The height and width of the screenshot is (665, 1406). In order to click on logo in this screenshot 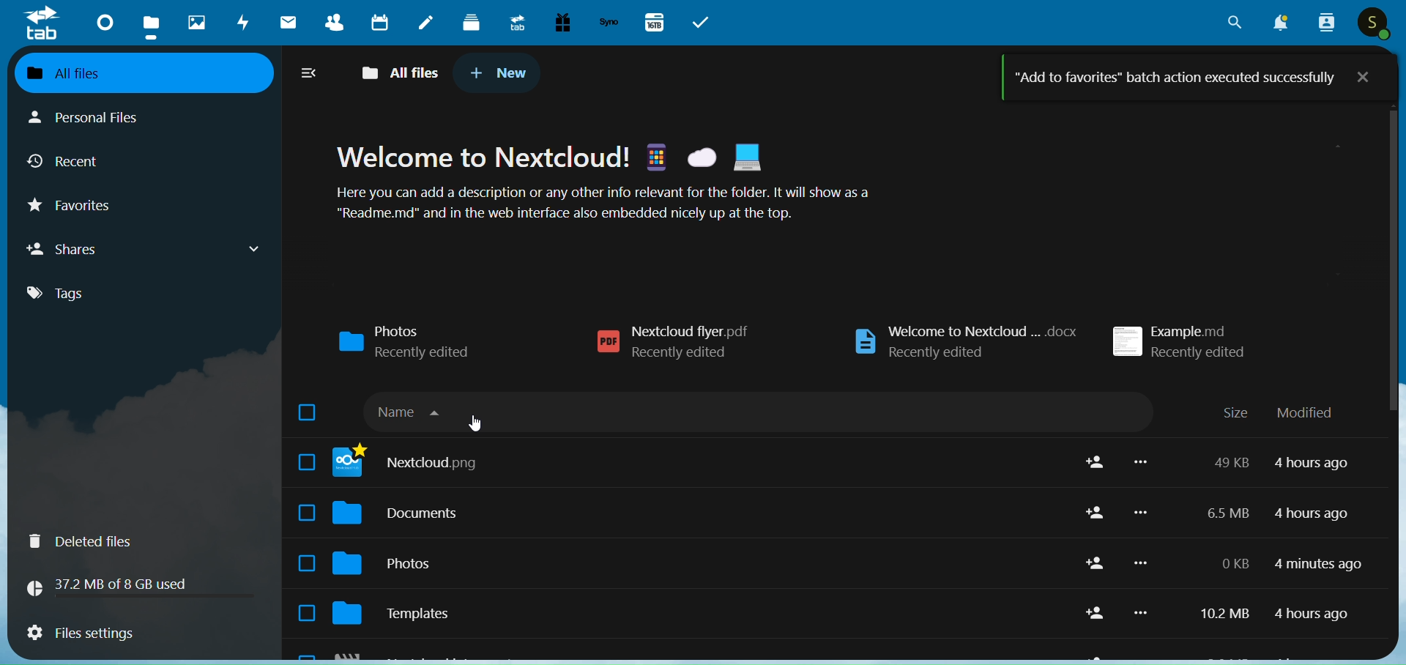, I will do `click(42, 25)`.